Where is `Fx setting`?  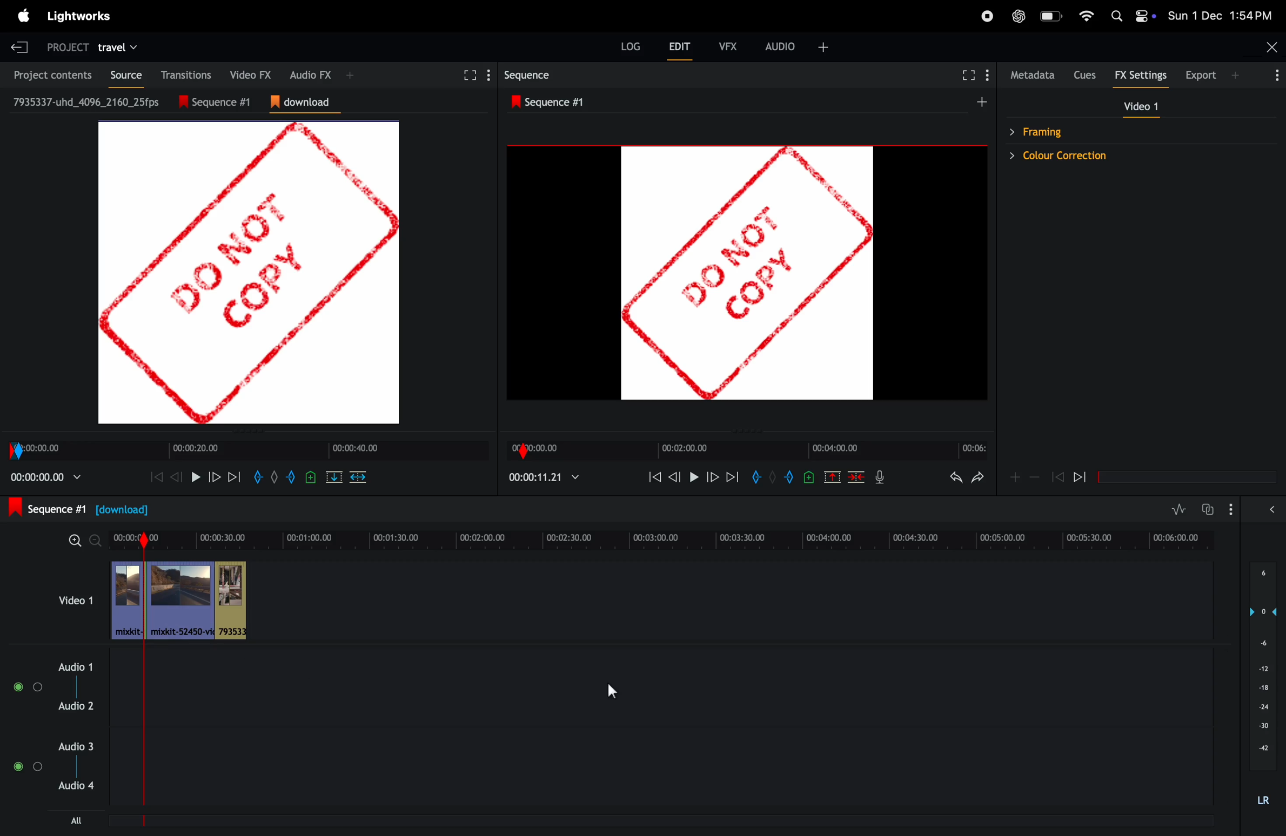
Fx setting is located at coordinates (1141, 75).